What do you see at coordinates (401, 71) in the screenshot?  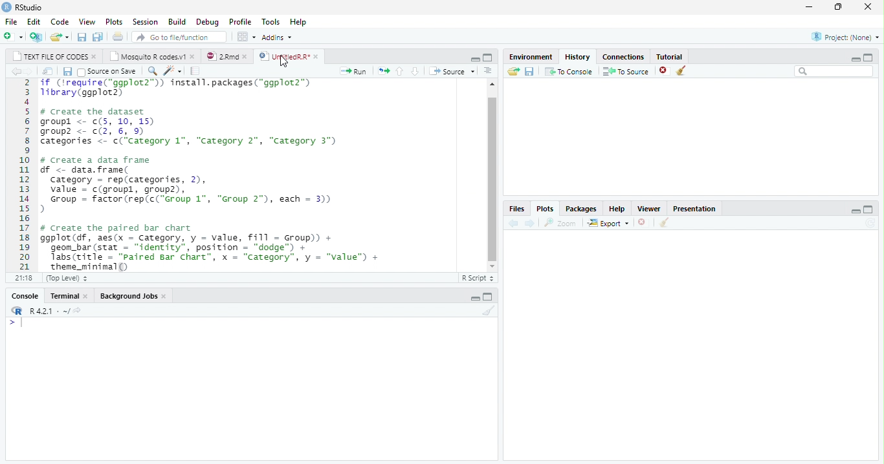 I see `go to previous section` at bounding box center [401, 71].